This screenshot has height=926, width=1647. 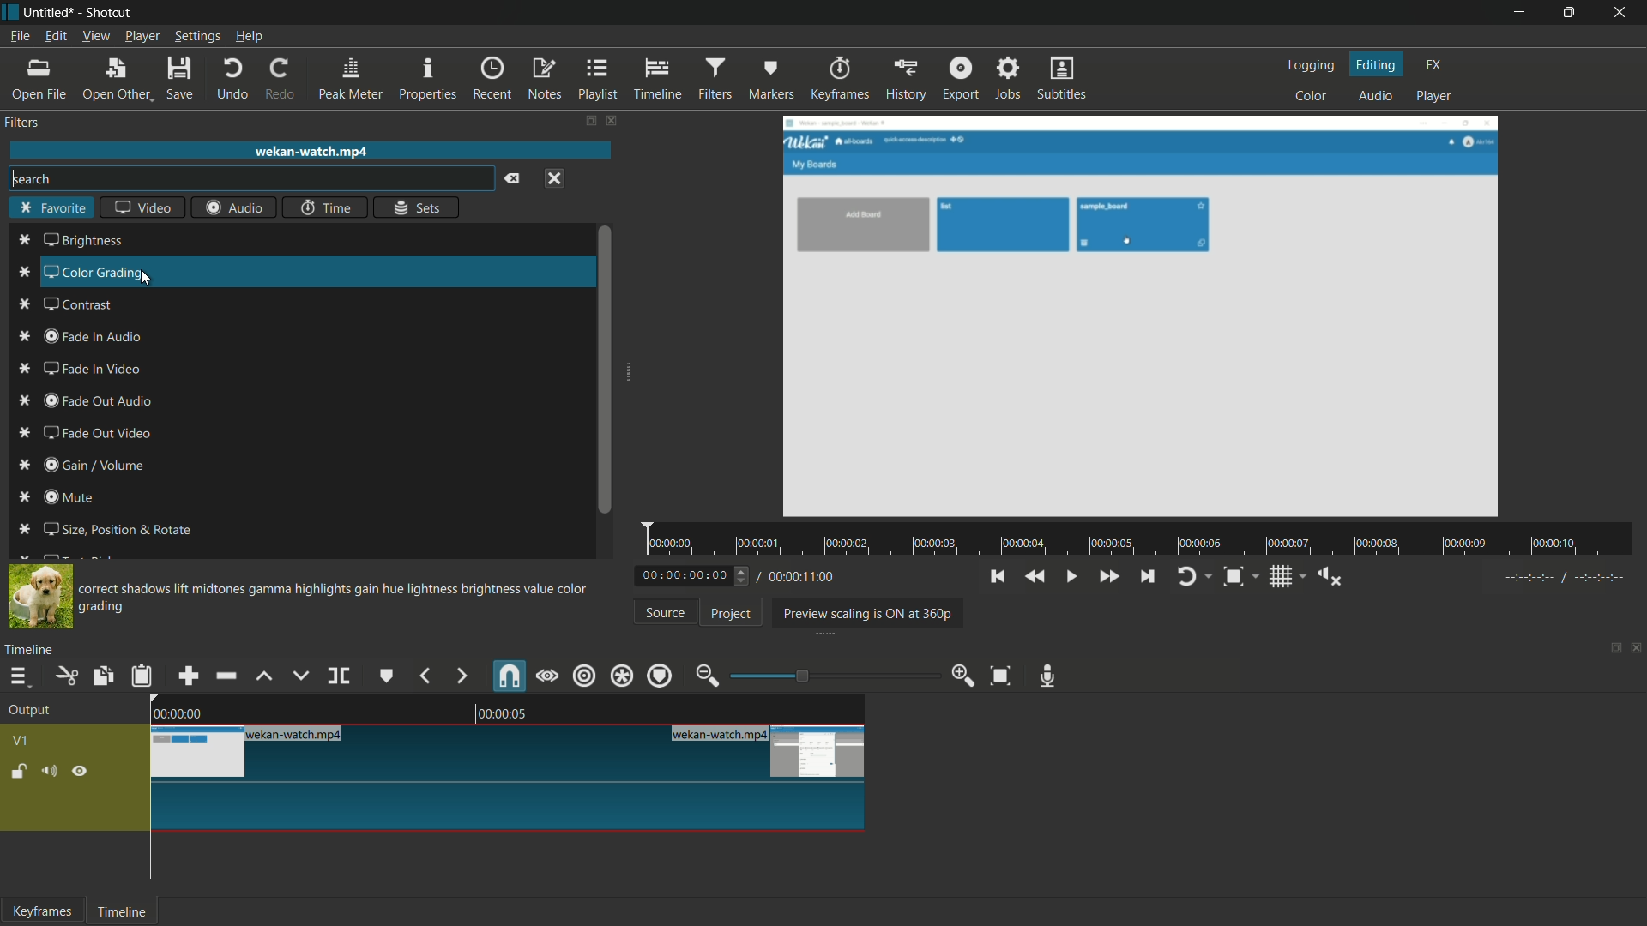 I want to click on editing, so click(x=1377, y=64).